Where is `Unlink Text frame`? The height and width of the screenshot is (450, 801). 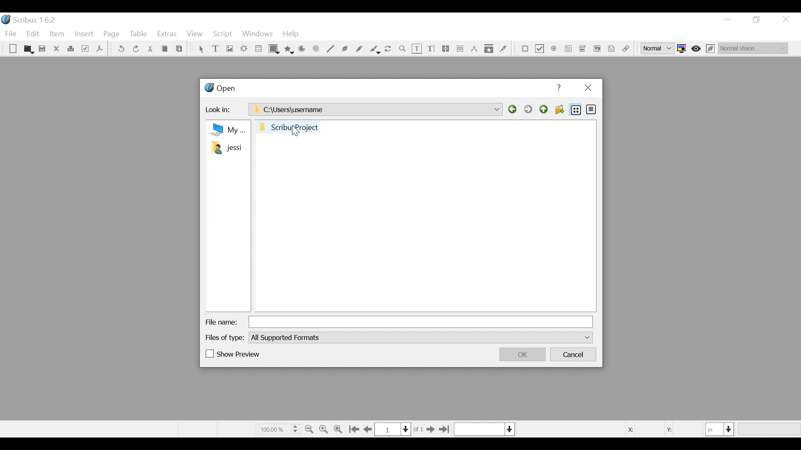
Unlink Text frame is located at coordinates (460, 49).